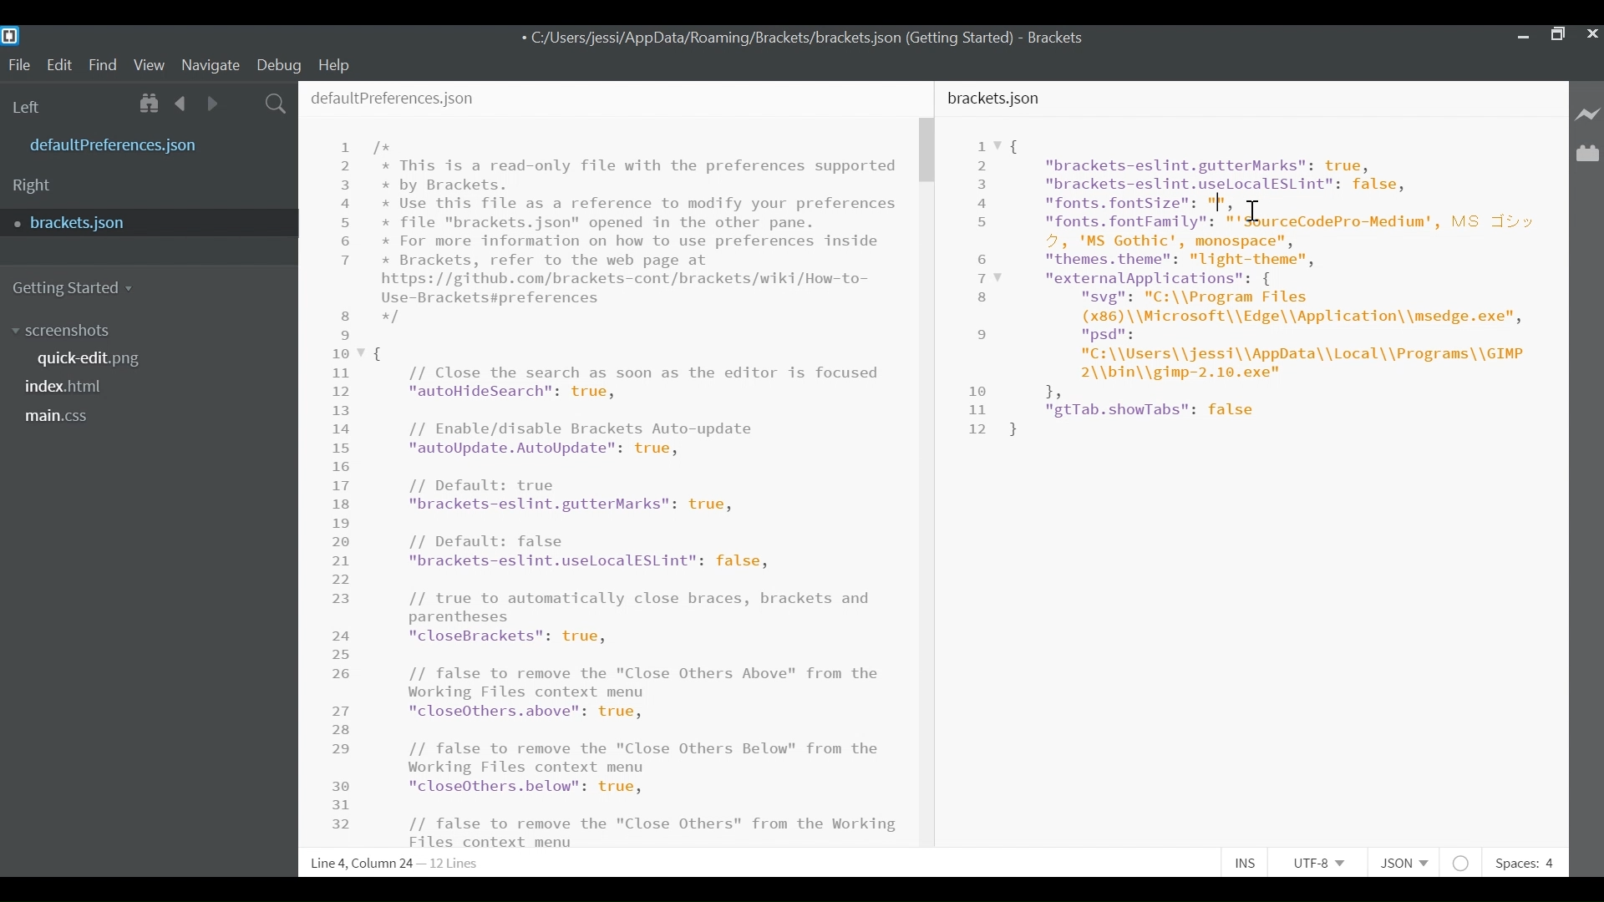  Describe the element at coordinates (276, 104) in the screenshot. I see `Find in files` at that location.